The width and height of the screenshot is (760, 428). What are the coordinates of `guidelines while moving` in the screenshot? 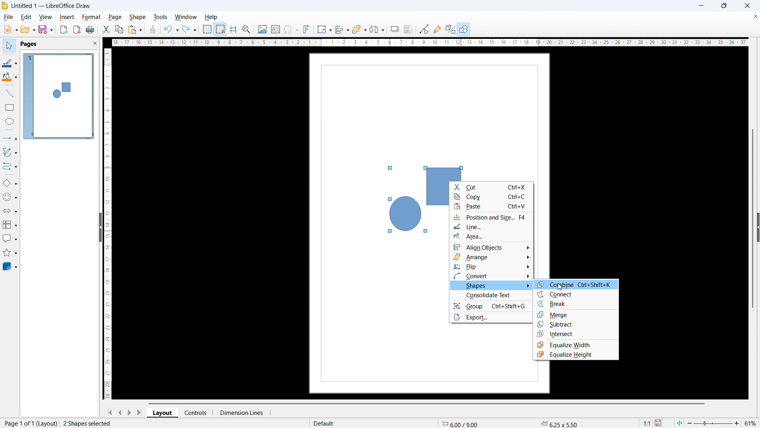 It's located at (234, 29).